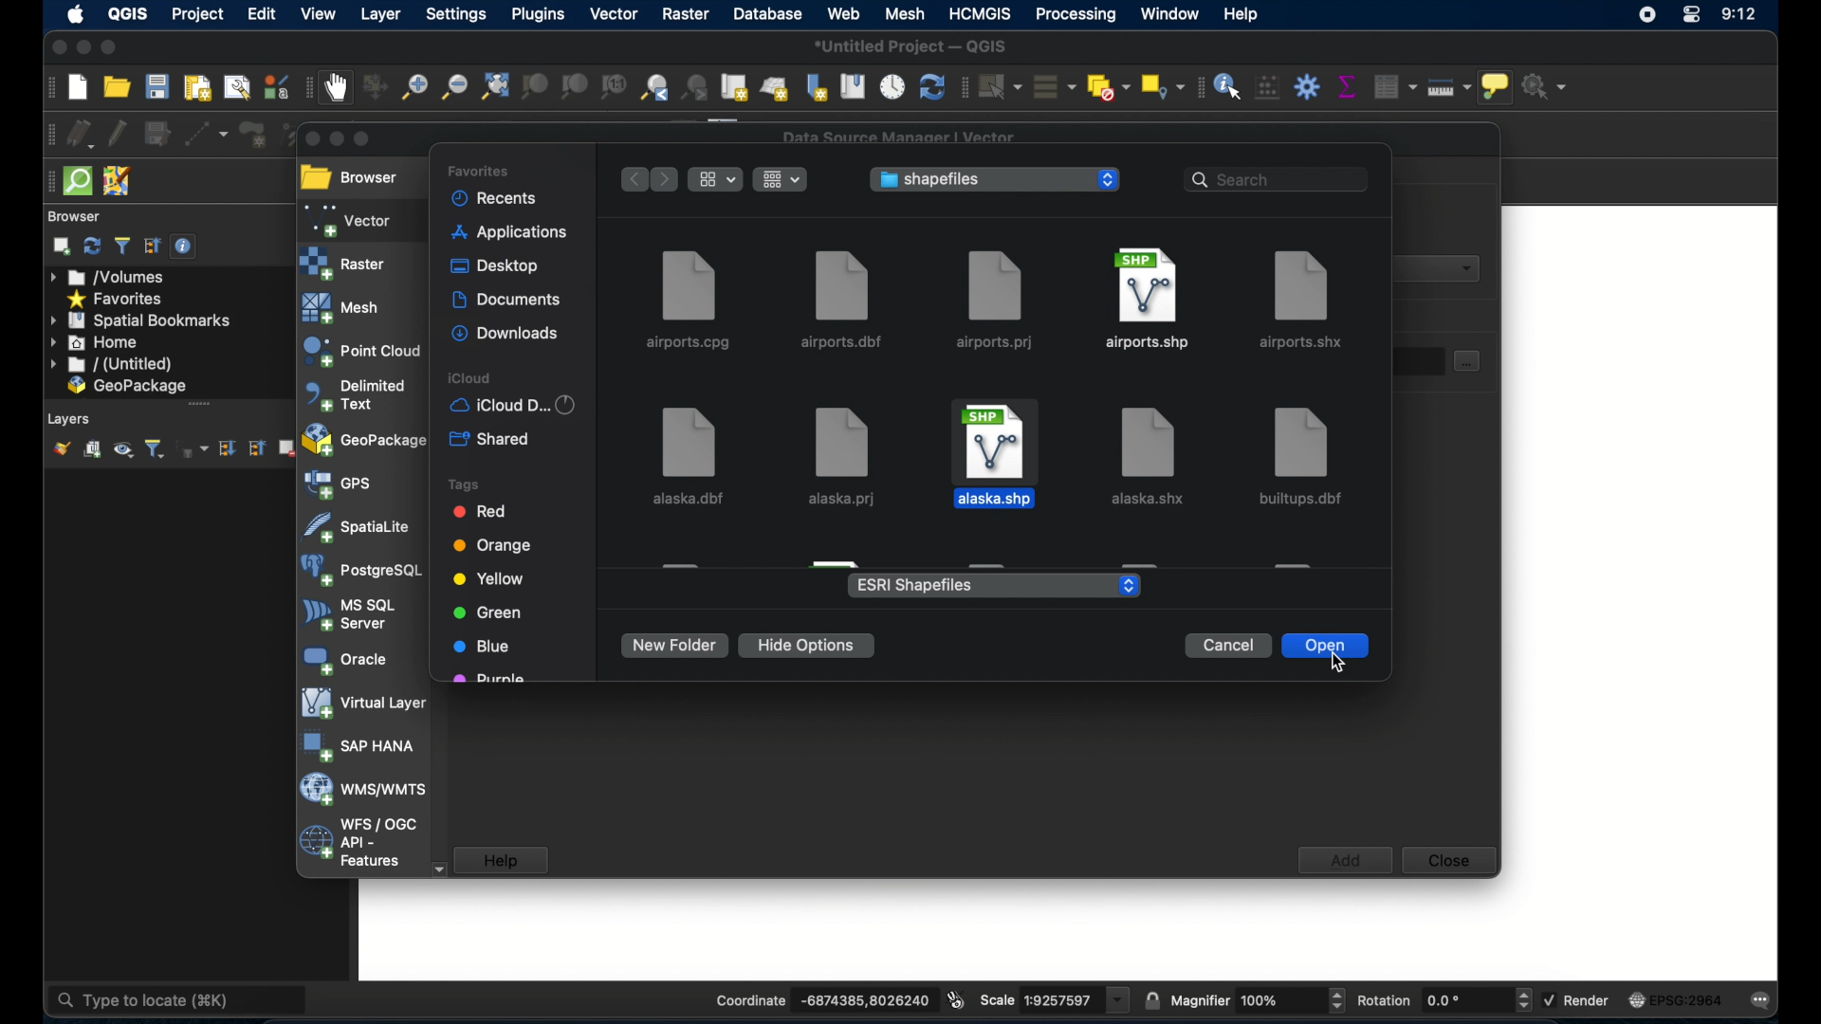 The height and width of the screenshot is (1024, 1821). I want to click on file, so click(1149, 455).